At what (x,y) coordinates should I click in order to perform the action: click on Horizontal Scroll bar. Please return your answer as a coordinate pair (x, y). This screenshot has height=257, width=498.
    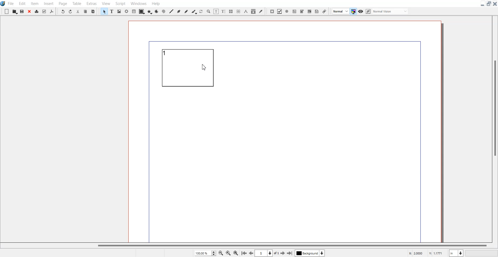
    Looking at the image, I should click on (245, 246).